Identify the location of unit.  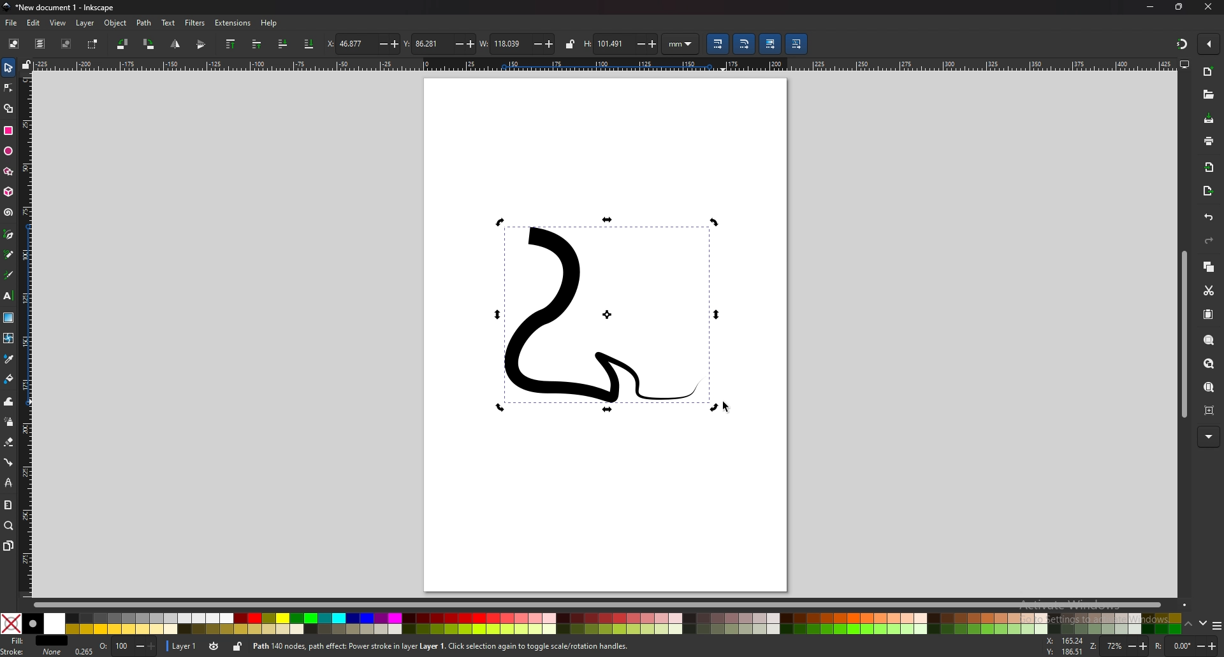
(681, 45).